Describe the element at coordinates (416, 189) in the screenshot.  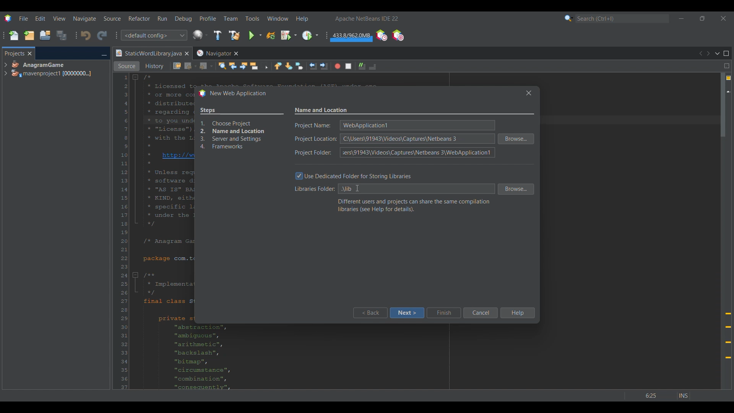
I see `Text box` at that location.